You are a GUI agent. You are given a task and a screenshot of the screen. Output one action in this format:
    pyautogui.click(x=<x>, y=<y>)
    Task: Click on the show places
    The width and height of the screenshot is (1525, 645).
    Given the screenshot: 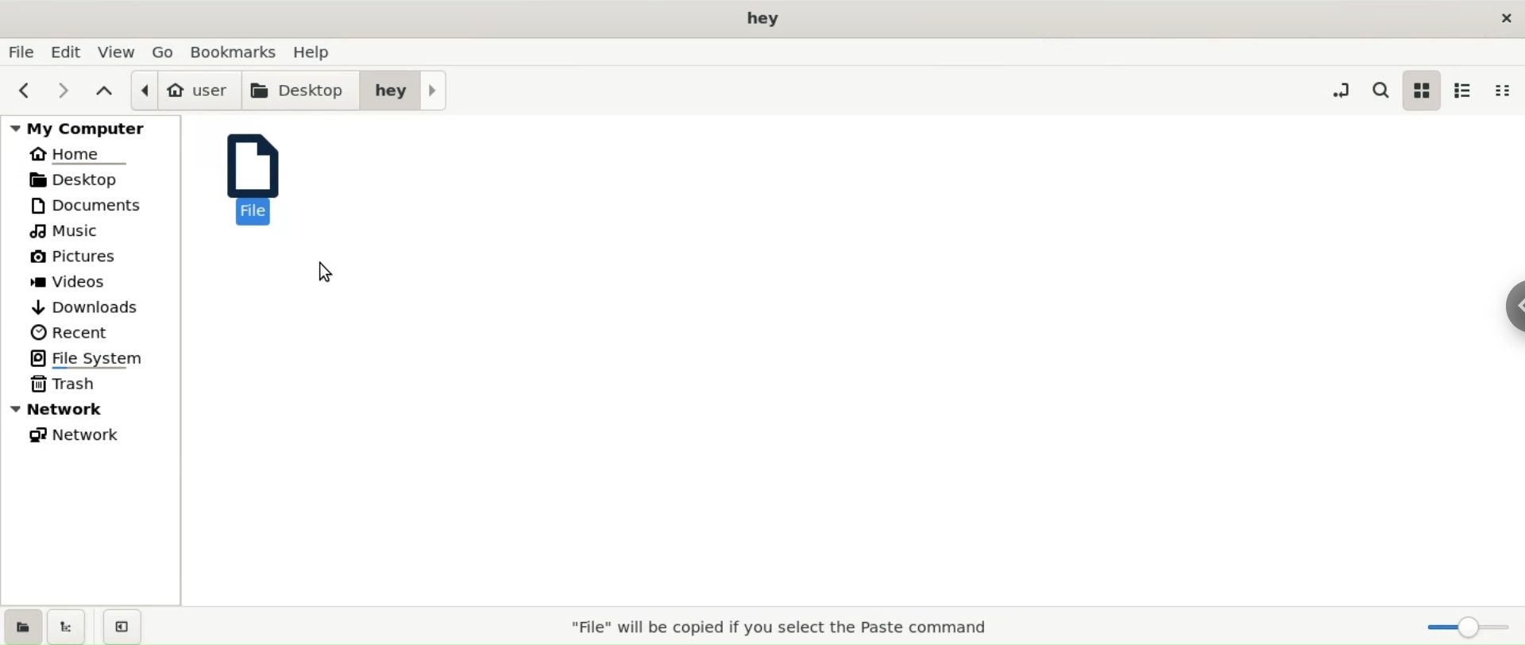 What is the action you would take?
    pyautogui.click(x=21, y=625)
    